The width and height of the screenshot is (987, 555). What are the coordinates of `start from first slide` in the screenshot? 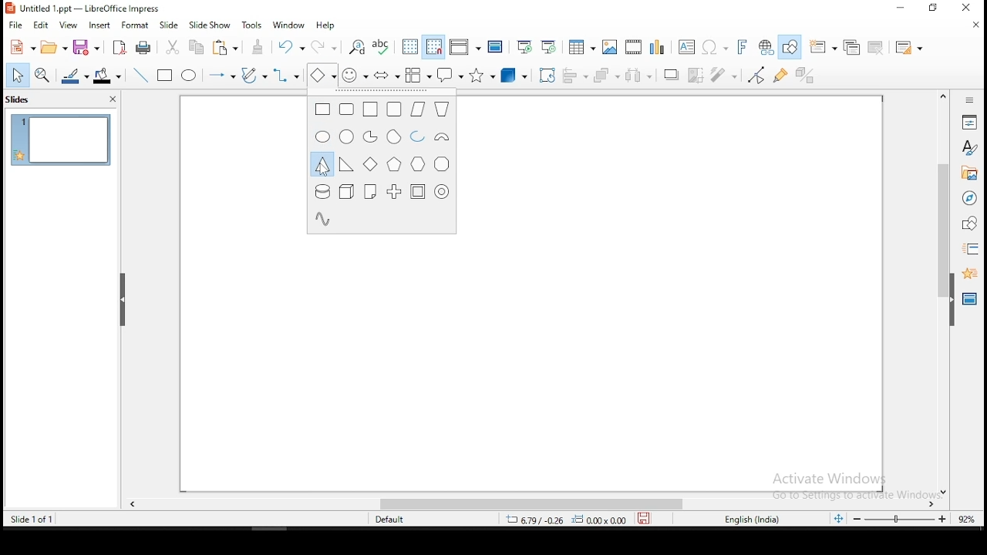 It's located at (524, 46).